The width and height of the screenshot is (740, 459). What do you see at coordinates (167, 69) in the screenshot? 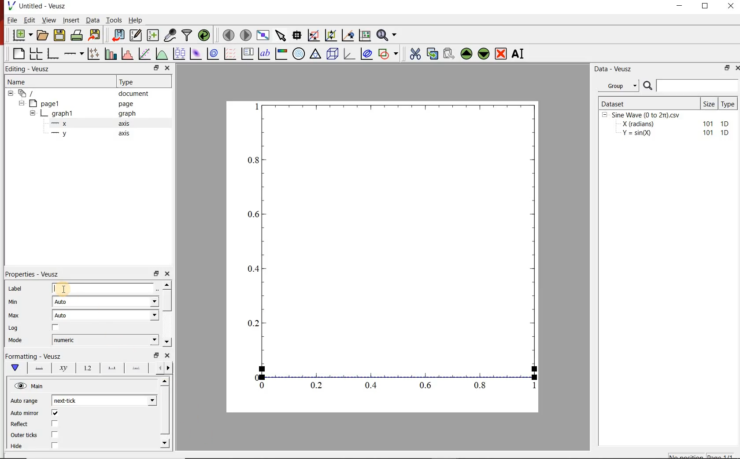
I see `Close` at bounding box center [167, 69].